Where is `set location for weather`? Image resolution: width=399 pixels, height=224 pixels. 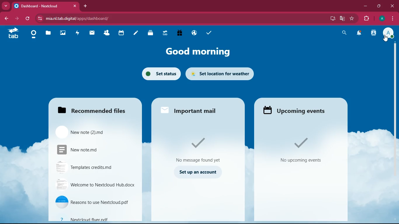
set location for weather is located at coordinates (222, 73).